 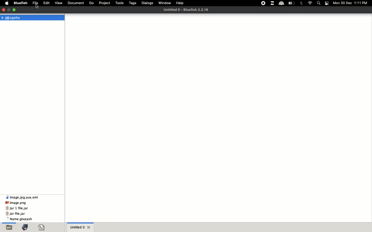 I want to click on help, so click(x=181, y=3).